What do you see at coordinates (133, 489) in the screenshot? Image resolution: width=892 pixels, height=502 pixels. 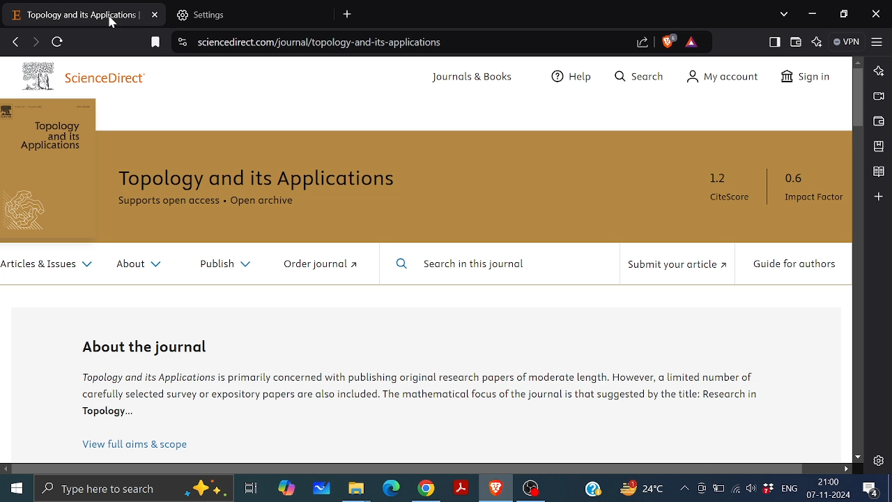 I see `Type here to search apps` at bounding box center [133, 489].